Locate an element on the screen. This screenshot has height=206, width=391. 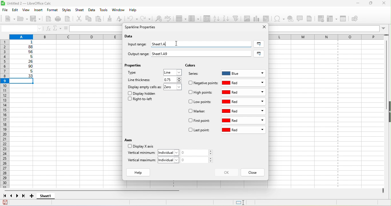
horizontal scroll bar is located at coordinates (94, 191).